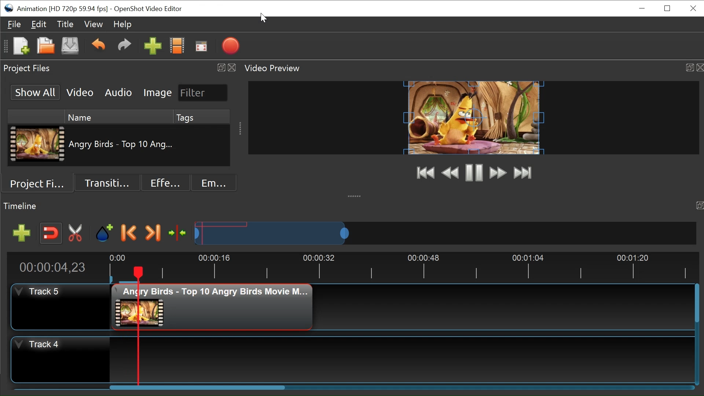 This screenshot has height=396, width=704. What do you see at coordinates (106, 183) in the screenshot?
I see `Transition` at bounding box center [106, 183].